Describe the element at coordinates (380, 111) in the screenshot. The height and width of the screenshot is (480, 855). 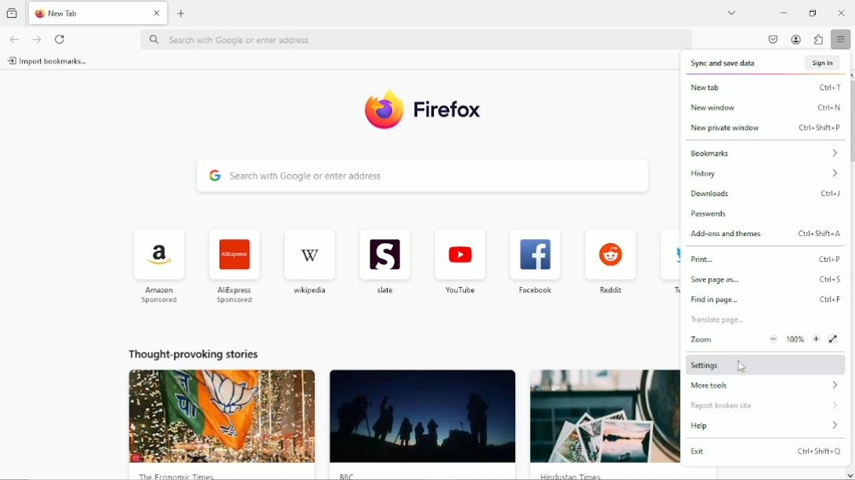
I see `logo` at that location.